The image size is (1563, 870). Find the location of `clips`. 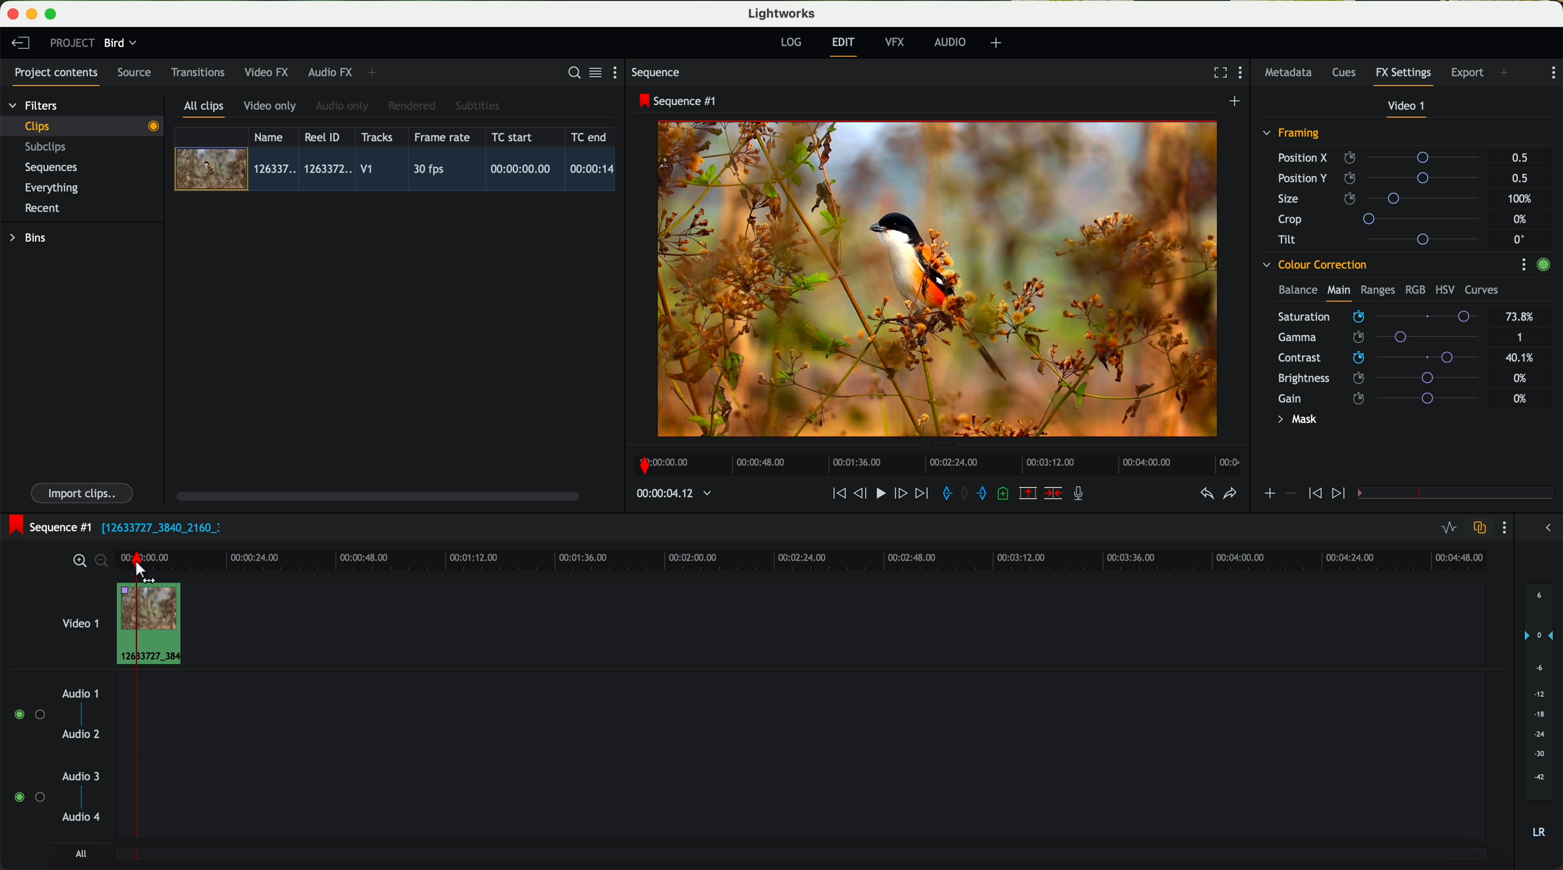

clips is located at coordinates (83, 125).